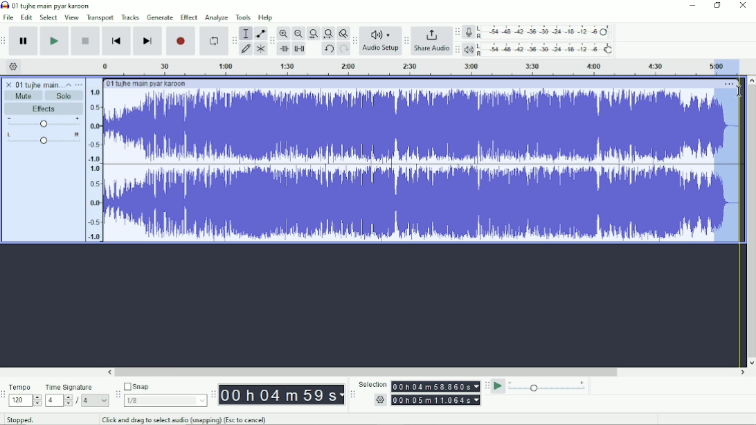 The width and height of the screenshot is (756, 425). Describe the element at coordinates (97, 400) in the screenshot. I see `4` at that location.